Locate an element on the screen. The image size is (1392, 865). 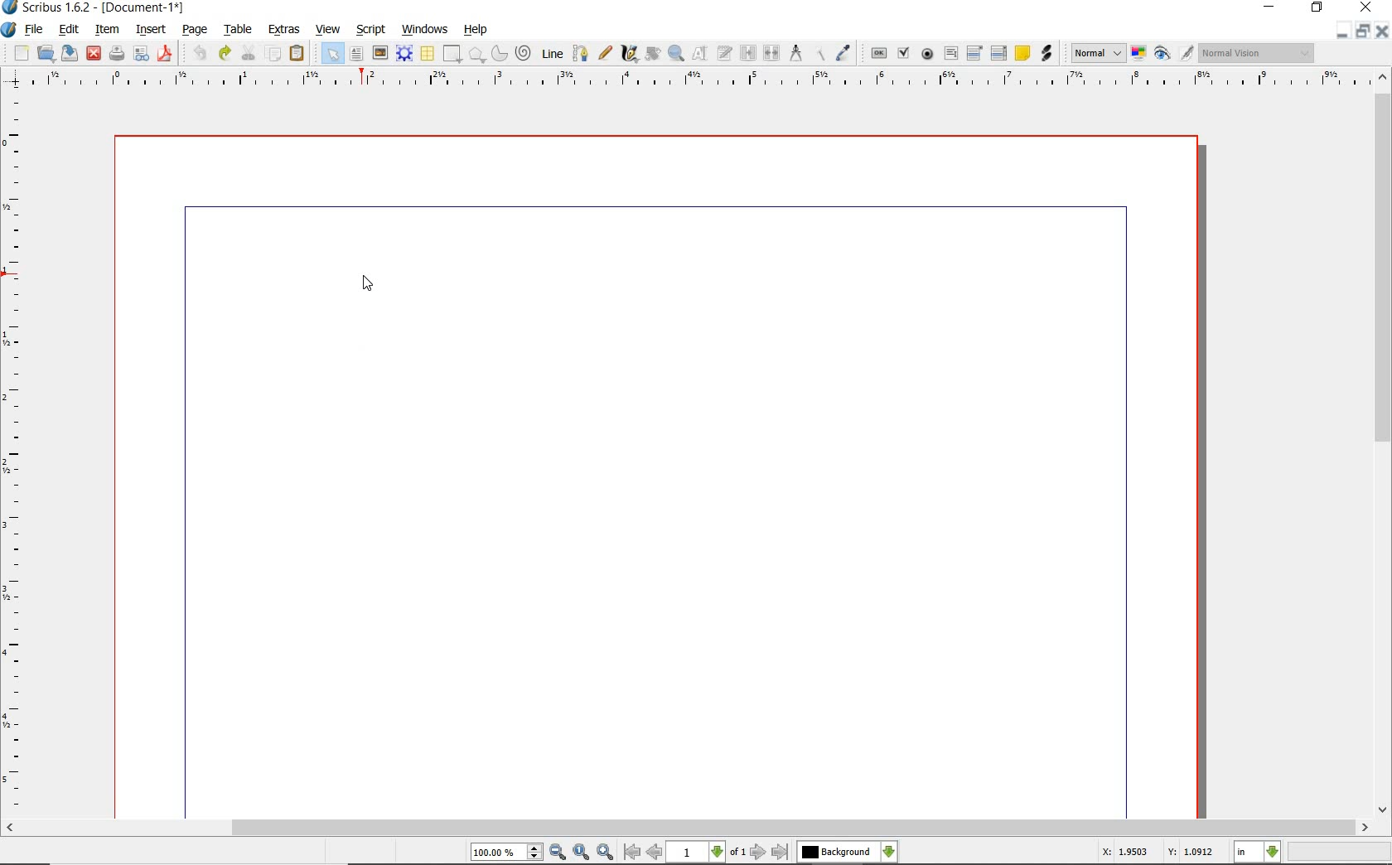
edit is located at coordinates (67, 30).